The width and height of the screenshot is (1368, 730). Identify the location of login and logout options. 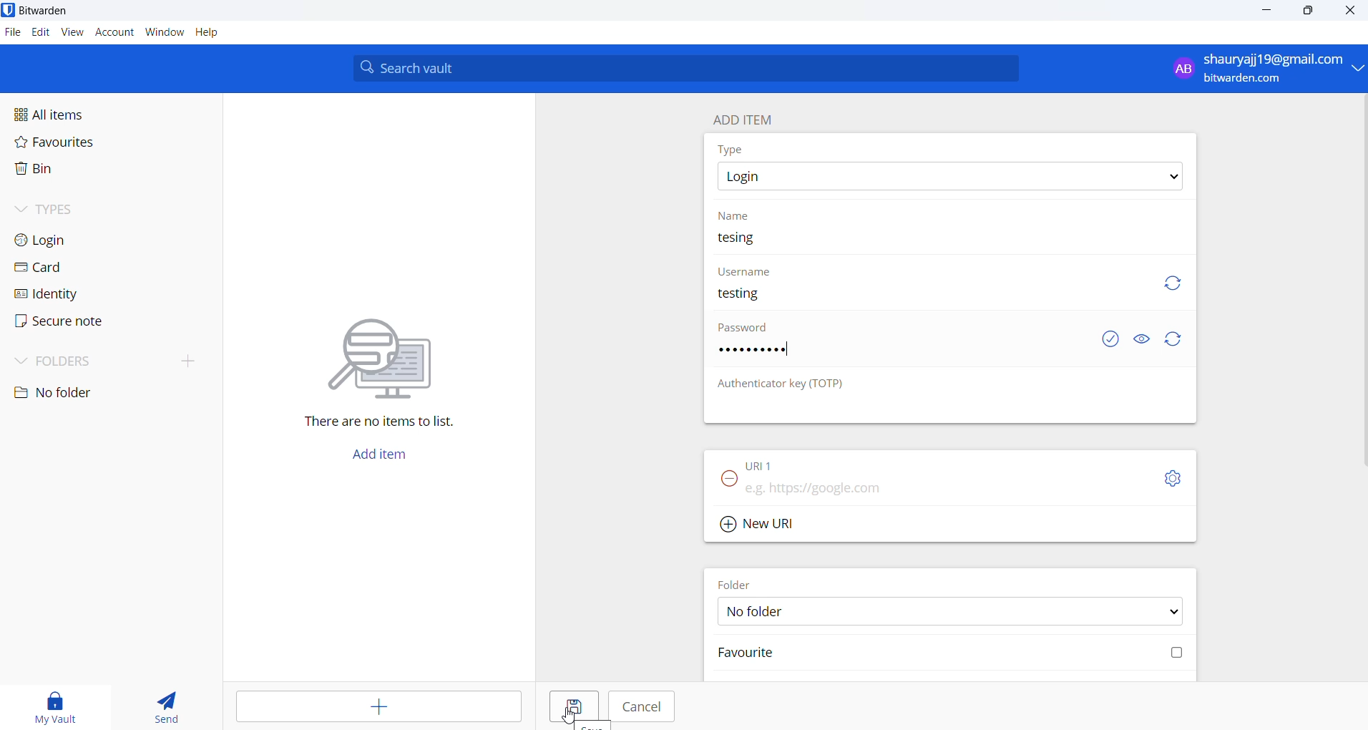
(1267, 69).